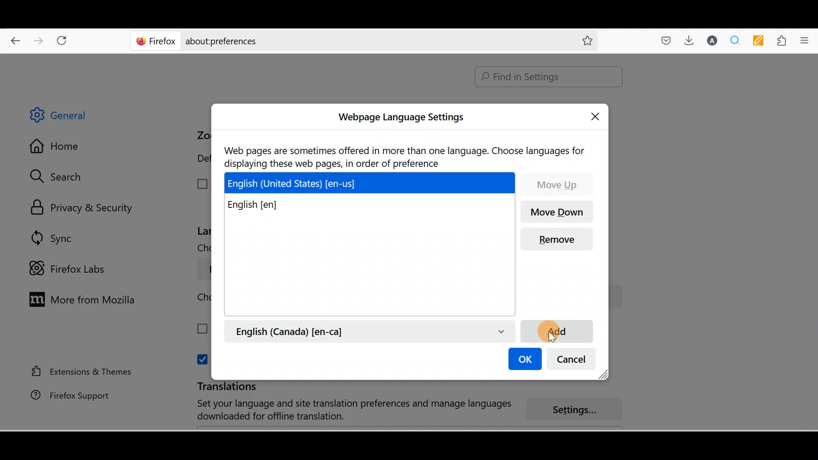 The width and height of the screenshot is (818, 460). What do you see at coordinates (735, 40) in the screenshot?
I see `Multiple search & highlight` at bounding box center [735, 40].